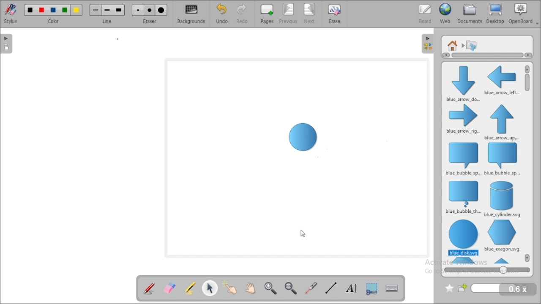 Image resolution: width=541 pixels, height=304 pixels. What do you see at coordinates (487, 270) in the screenshot?
I see `zoom in & out of shapes` at bounding box center [487, 270].